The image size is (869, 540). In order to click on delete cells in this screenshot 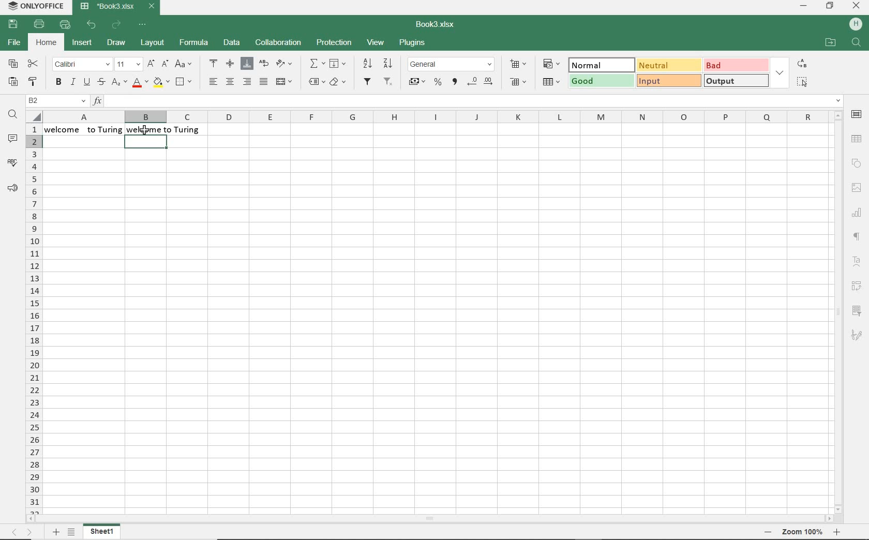, I will do `click(518, 81)`.